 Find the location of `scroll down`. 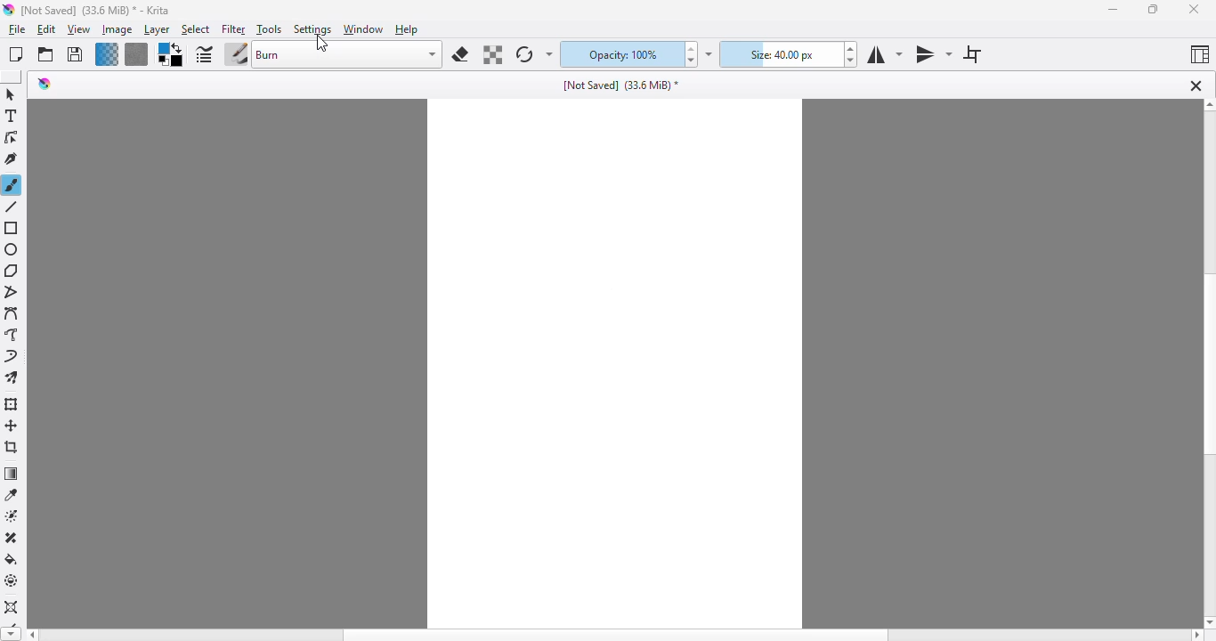

scroll down is located at coordinates (9, 635).